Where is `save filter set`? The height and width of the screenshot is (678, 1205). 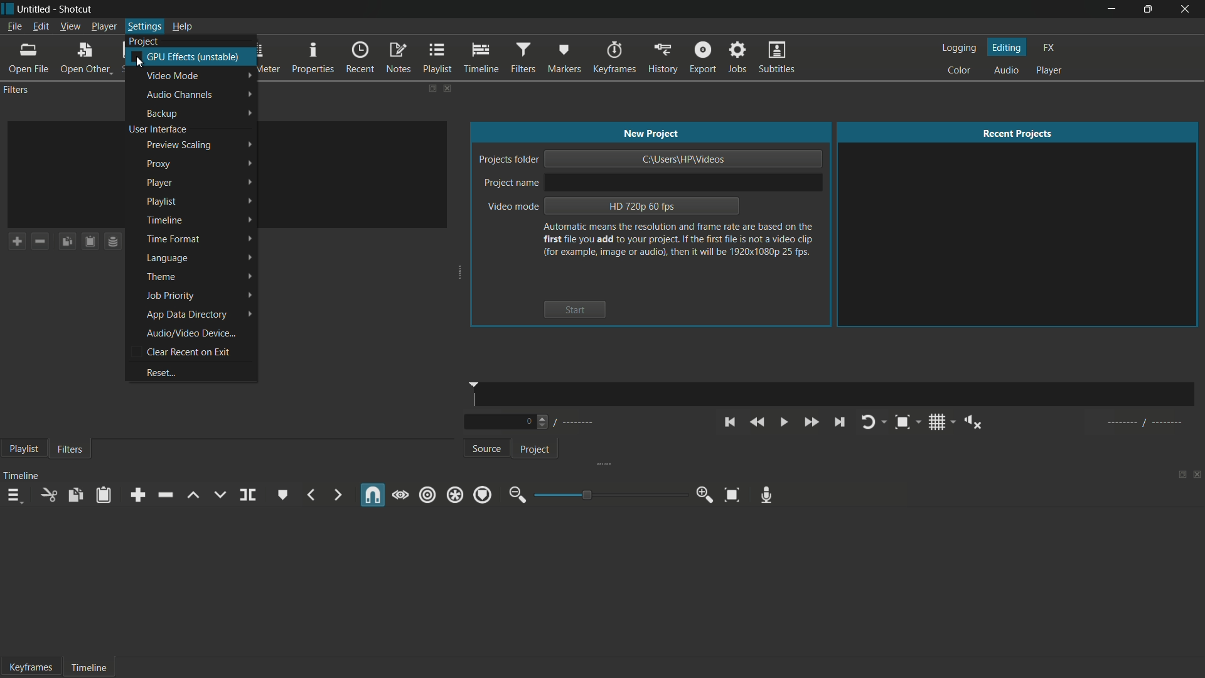 save filter set is located at coordinates (113, 242).